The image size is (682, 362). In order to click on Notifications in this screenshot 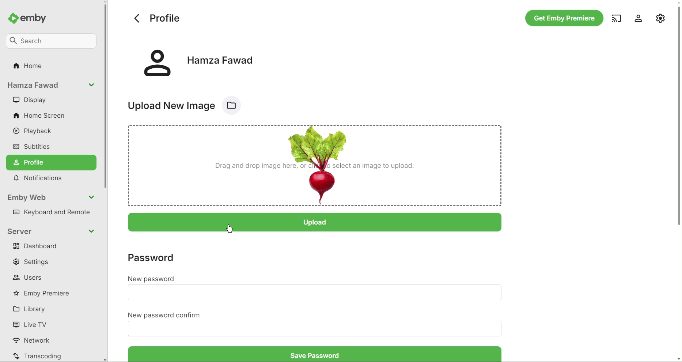, I will do `click(41, 179)`.